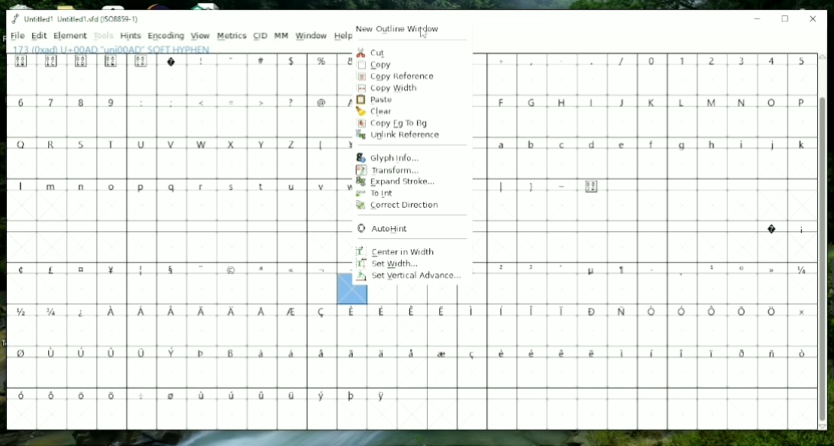 The image size is (834, 446). I want to click on Cut, so click(373, 52).